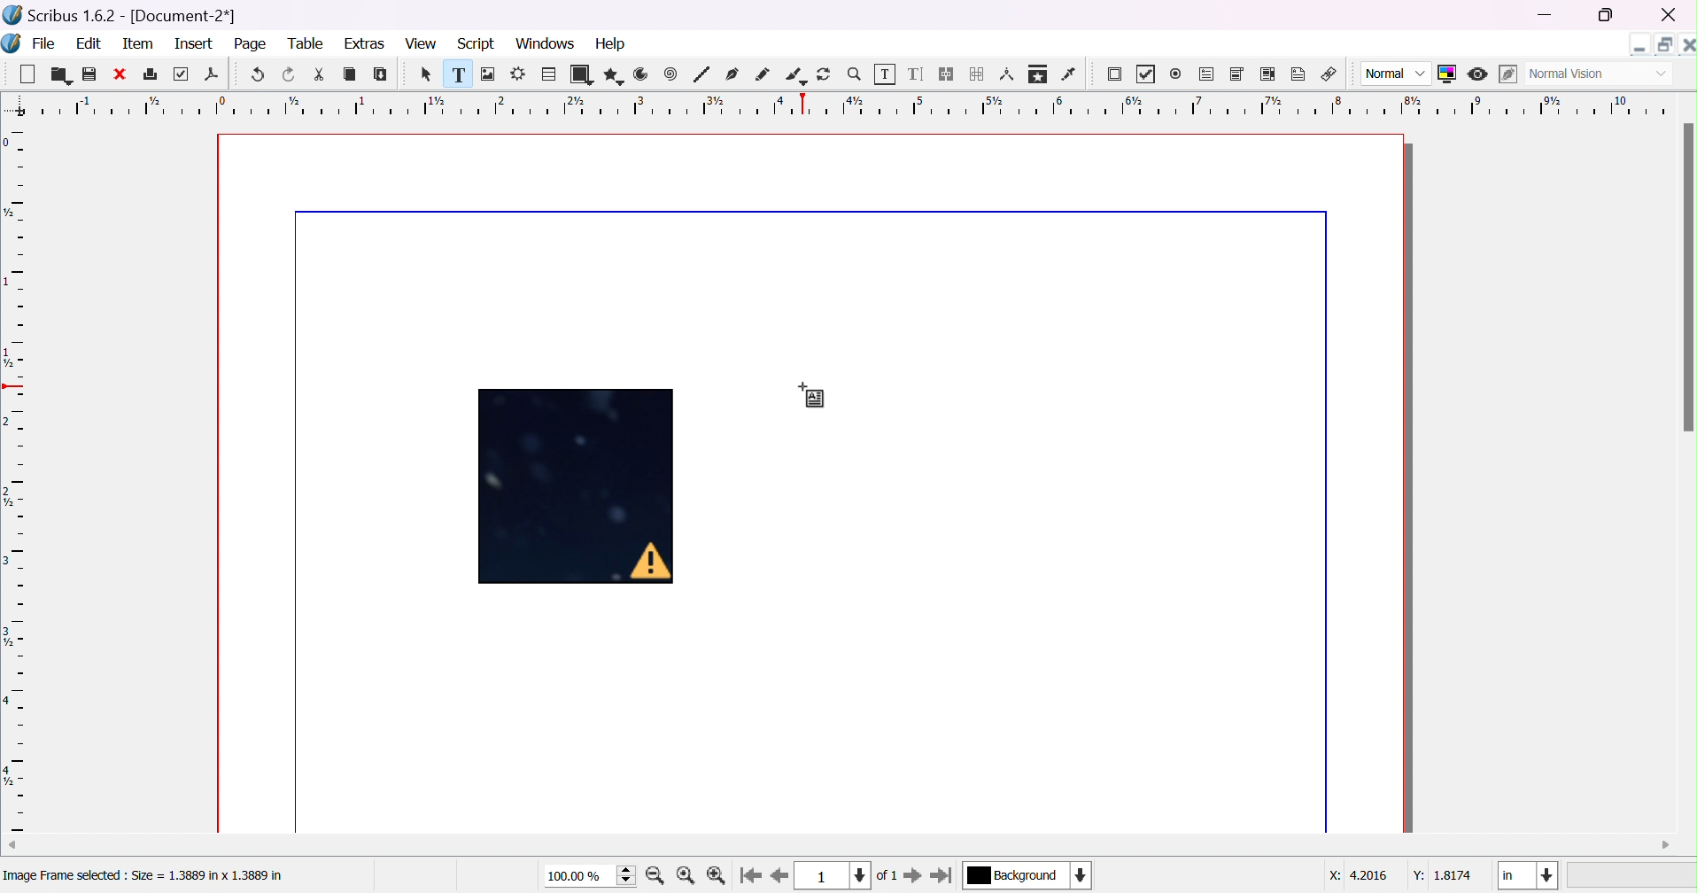 This screenshot has height=893, width=1697. What do you see at coordinates (545, 45) in the screenshot?
I see `windows` at bounding box center [545, 45].